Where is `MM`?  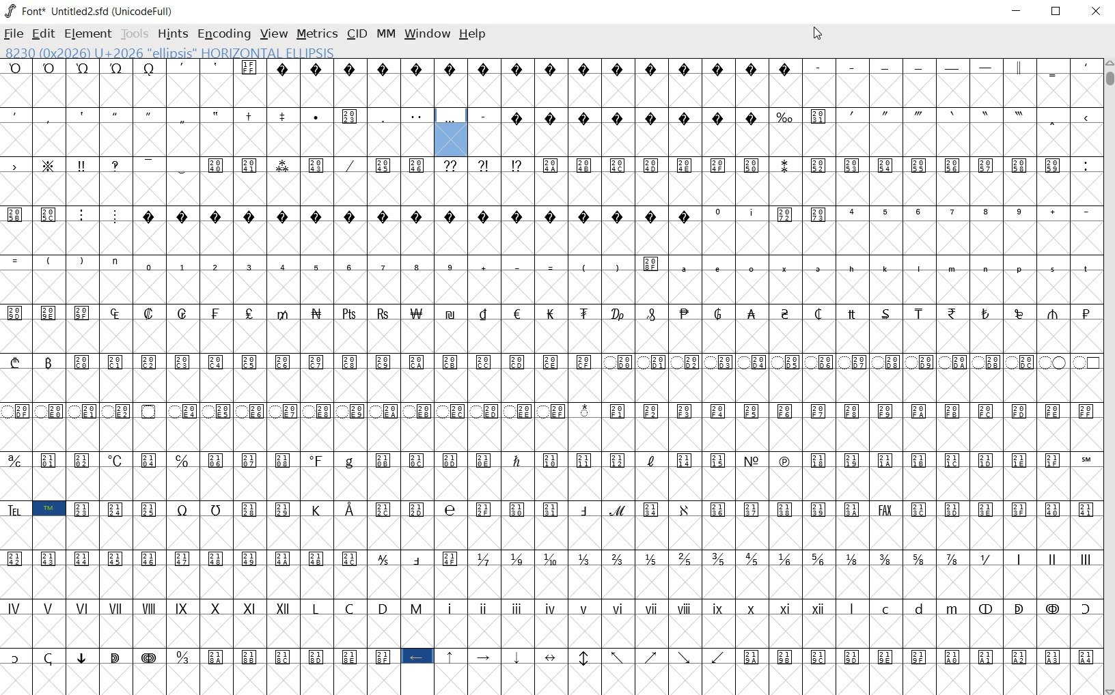 MM is located at coordinates (385, 32).